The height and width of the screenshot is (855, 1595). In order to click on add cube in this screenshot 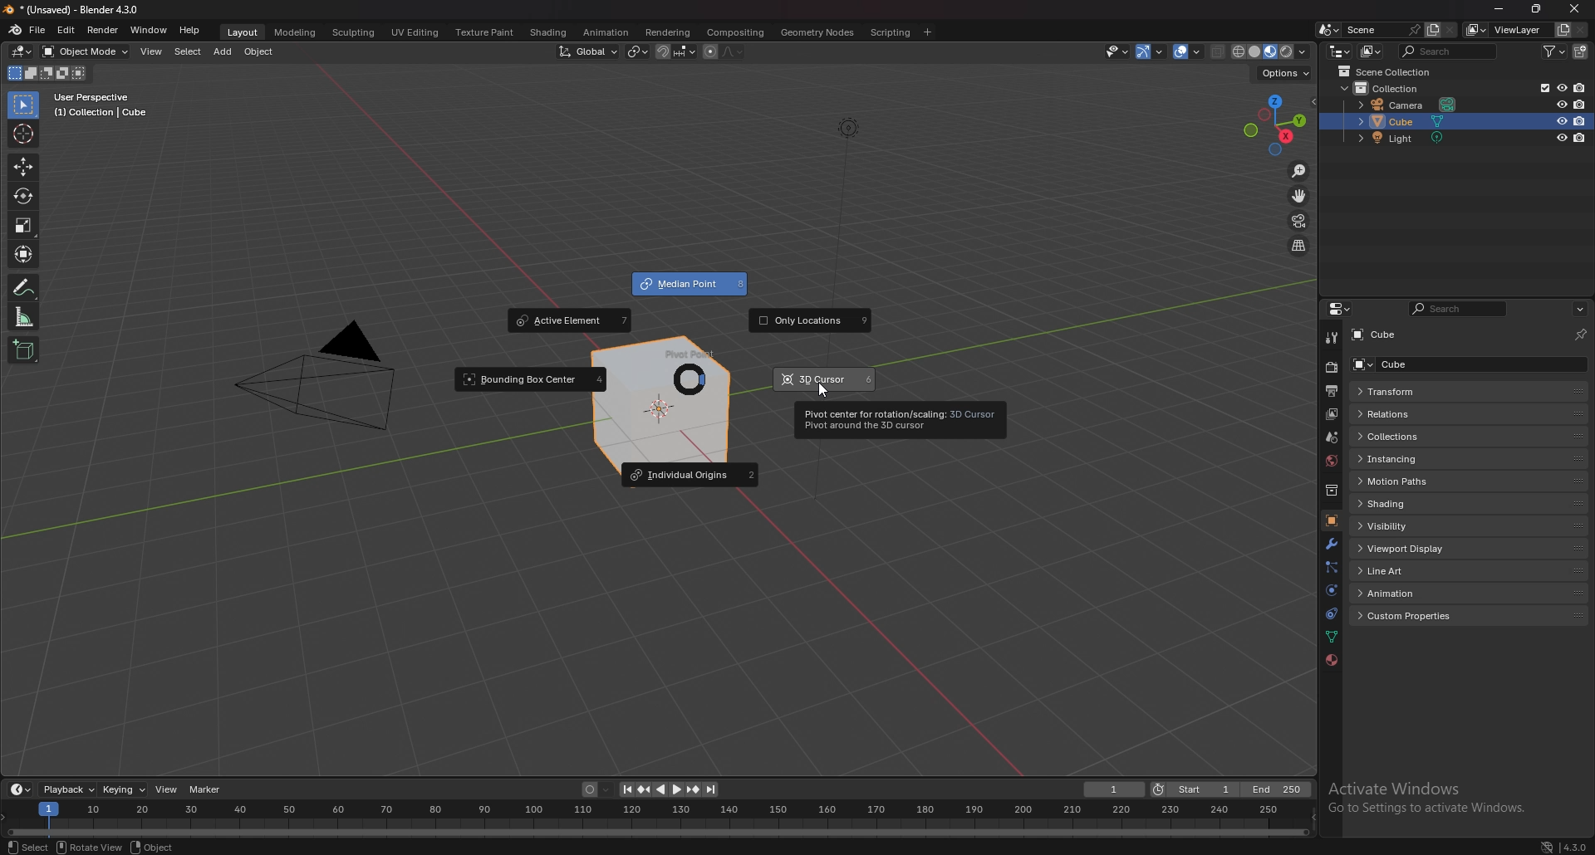, I will do `click(23, 349)`.